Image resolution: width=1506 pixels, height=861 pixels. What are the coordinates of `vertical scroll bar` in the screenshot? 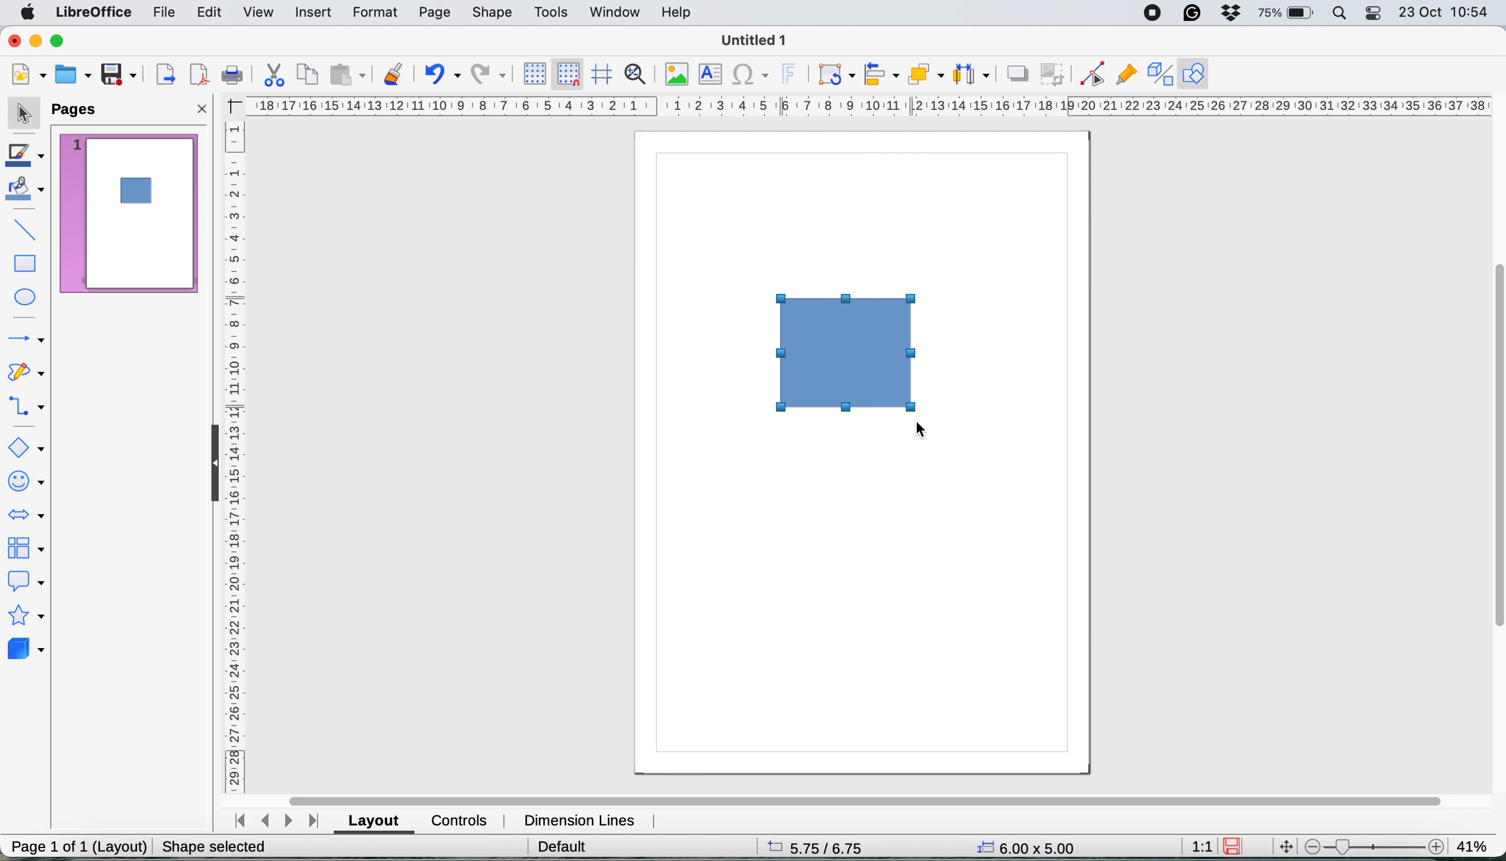 It's located at (1495, 447).